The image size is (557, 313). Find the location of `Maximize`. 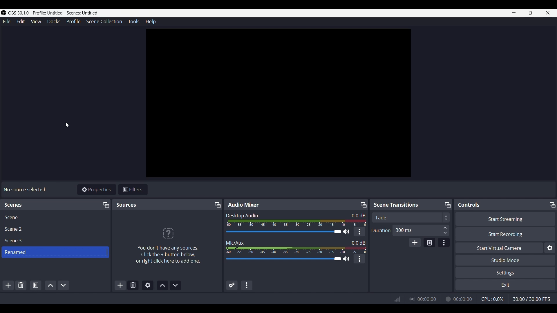

Maximize is located at coordinates (531, 13).